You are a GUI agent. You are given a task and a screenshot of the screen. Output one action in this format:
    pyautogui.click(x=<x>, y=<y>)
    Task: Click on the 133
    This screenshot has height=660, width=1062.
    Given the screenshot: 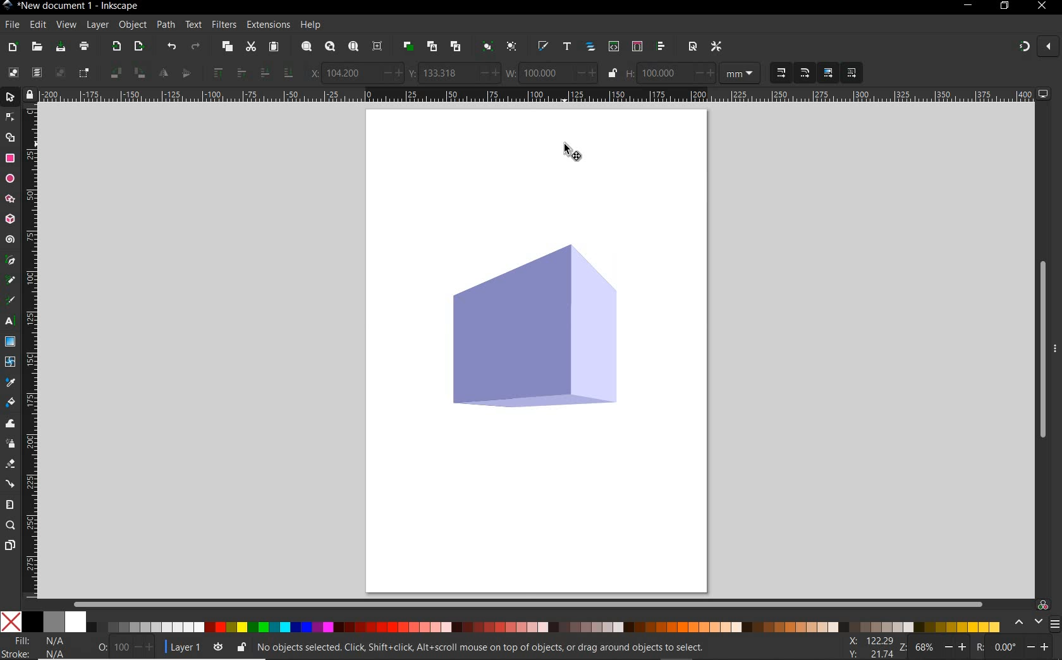 What is the action you would take?
    pyautogui.click(x=447, y=73)
    